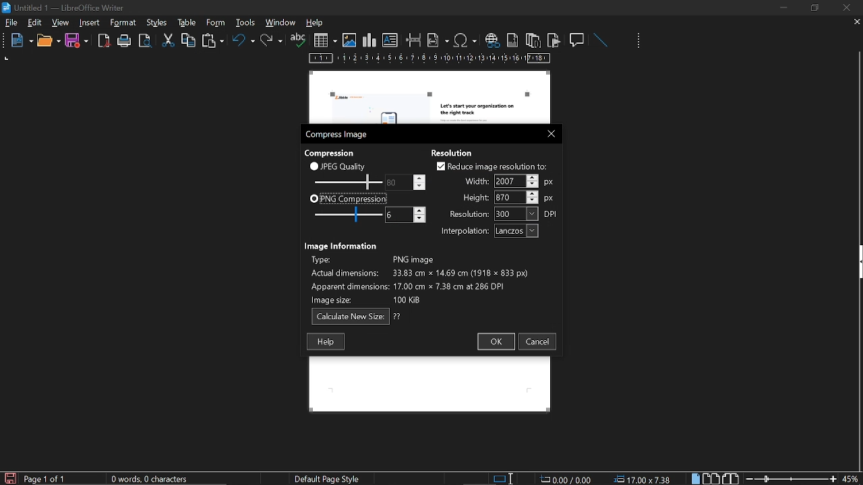 The width and height of the screenshot is (863, 485). Describe the element at coordinates (414, 40) in the screenshot. I see `insert page break` at that location.